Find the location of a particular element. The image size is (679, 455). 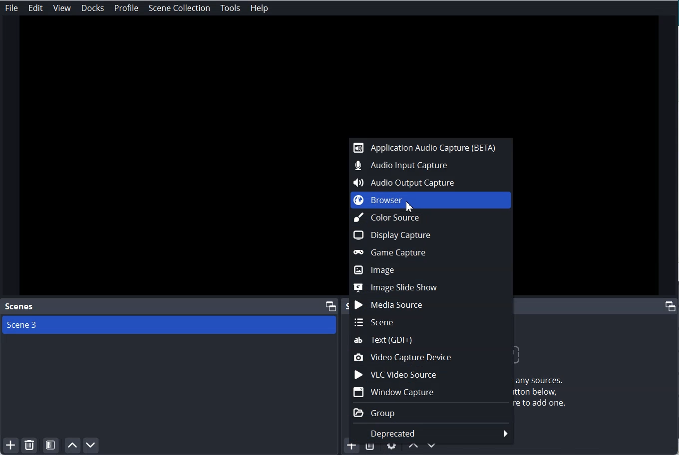

Scene Collection is located at coordinates (180, 8).